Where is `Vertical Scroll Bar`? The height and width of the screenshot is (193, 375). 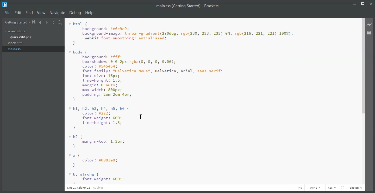 Vertical Scroll Bar is located at coordinates (363, 101).